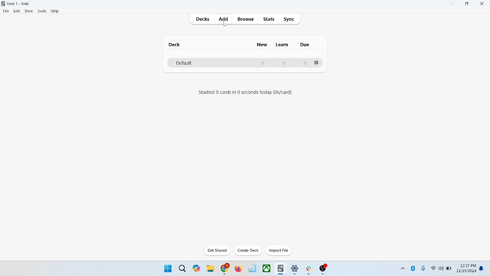  I want to click on browse, so click(245, 19).